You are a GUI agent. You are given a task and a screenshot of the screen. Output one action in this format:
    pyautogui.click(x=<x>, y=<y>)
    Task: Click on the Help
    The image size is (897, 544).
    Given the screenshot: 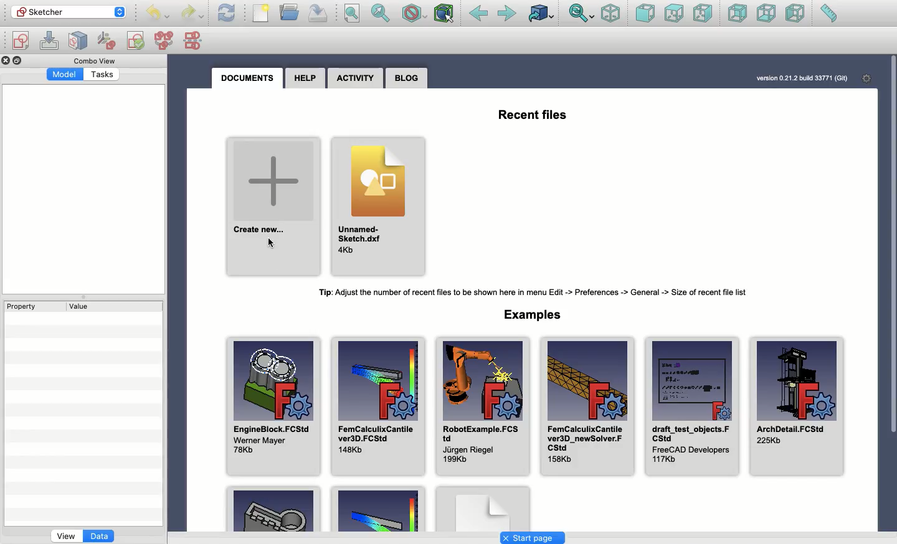 What is the action you would take?
    pyautogui.click(x=305, y=78)
    